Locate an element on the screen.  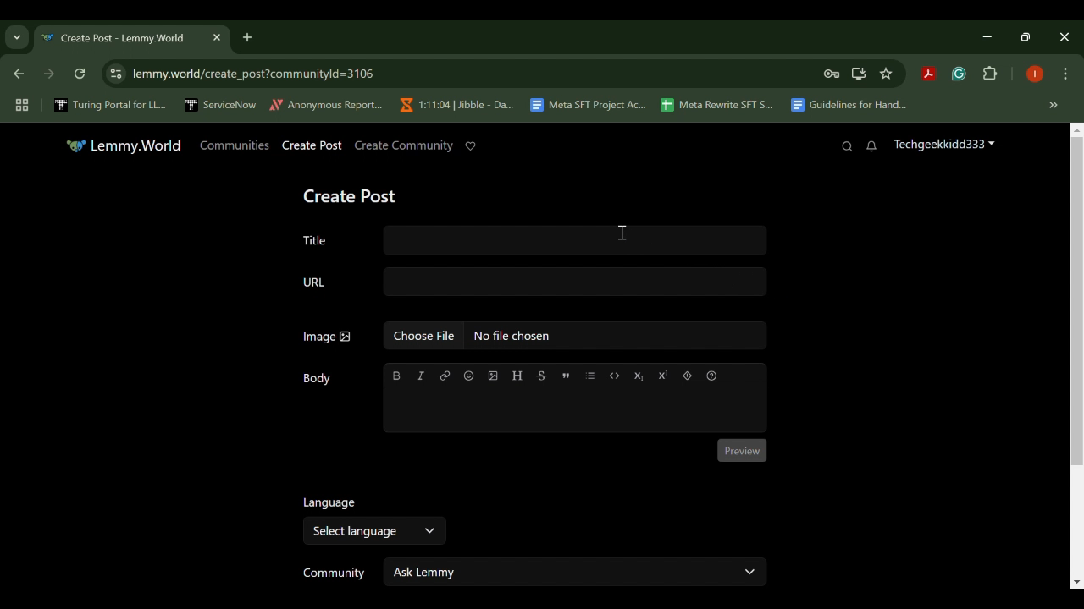
Refresh Webpage is located at coordinates (81, 75).